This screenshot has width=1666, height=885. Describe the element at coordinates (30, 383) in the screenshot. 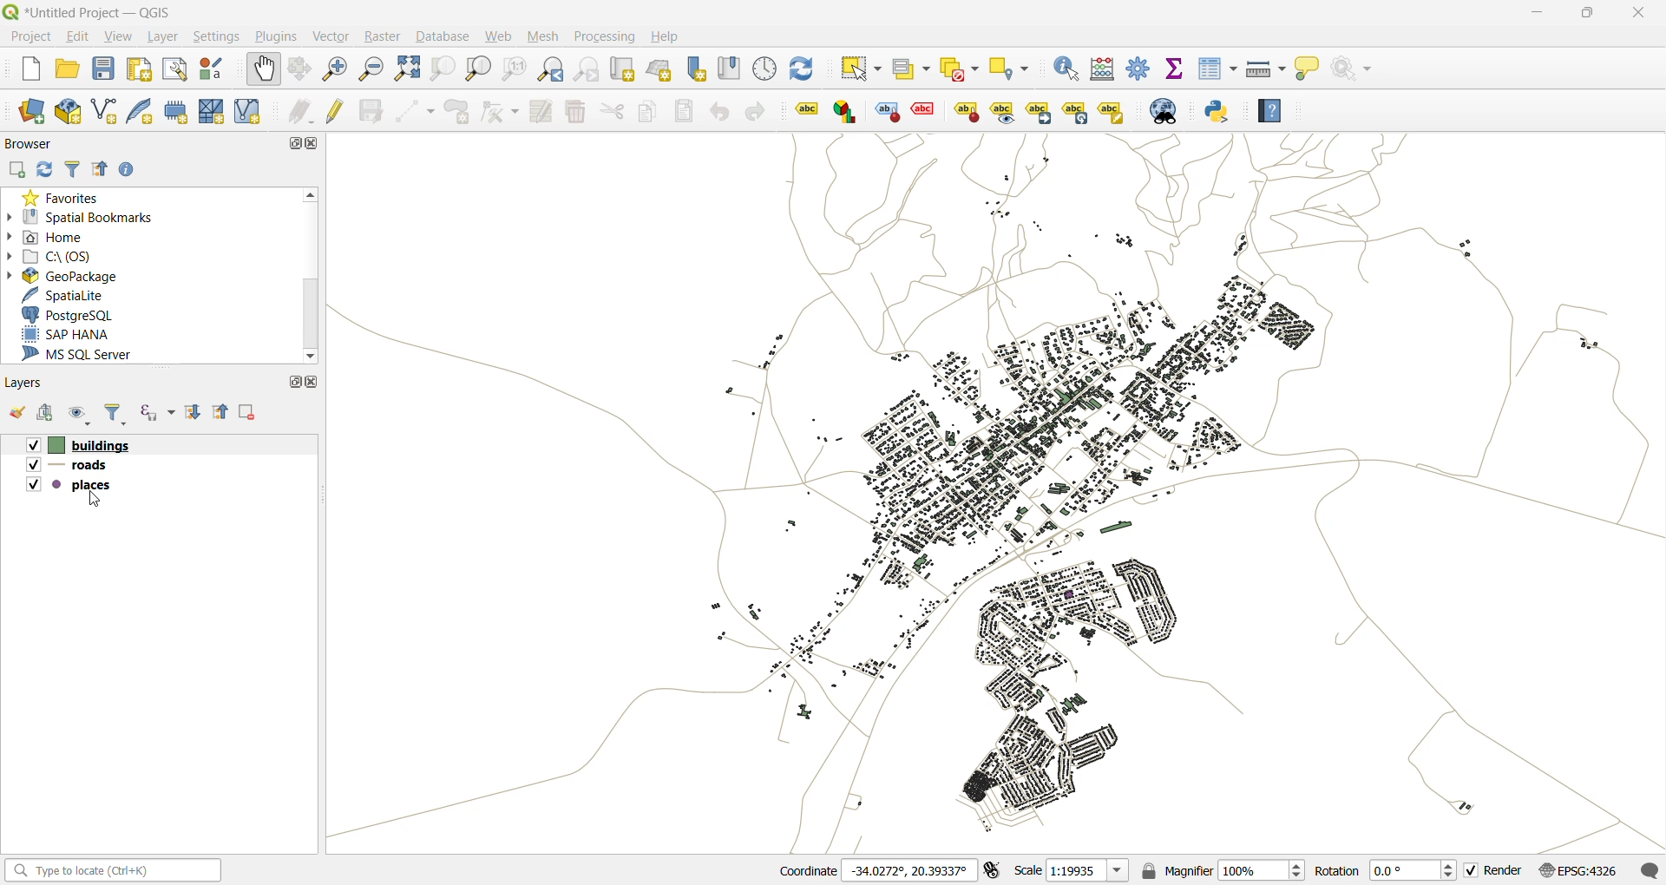

I see `layers` at that location.